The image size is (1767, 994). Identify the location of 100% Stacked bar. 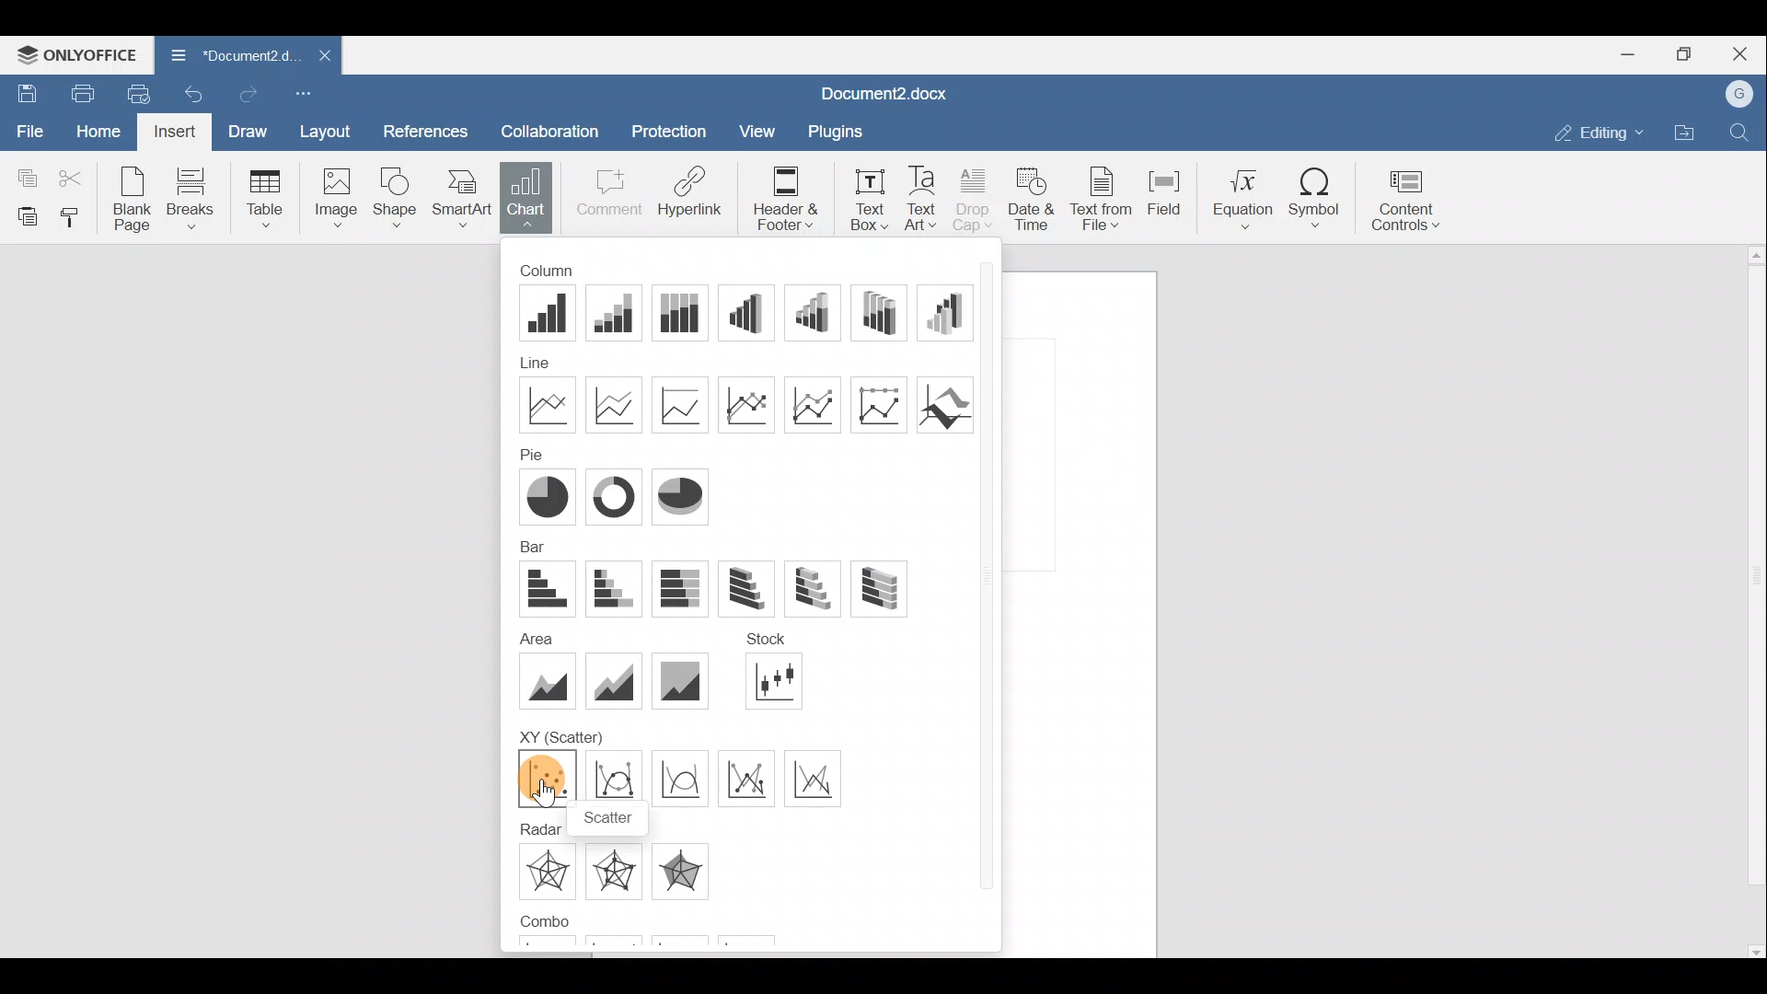
(686, 588).